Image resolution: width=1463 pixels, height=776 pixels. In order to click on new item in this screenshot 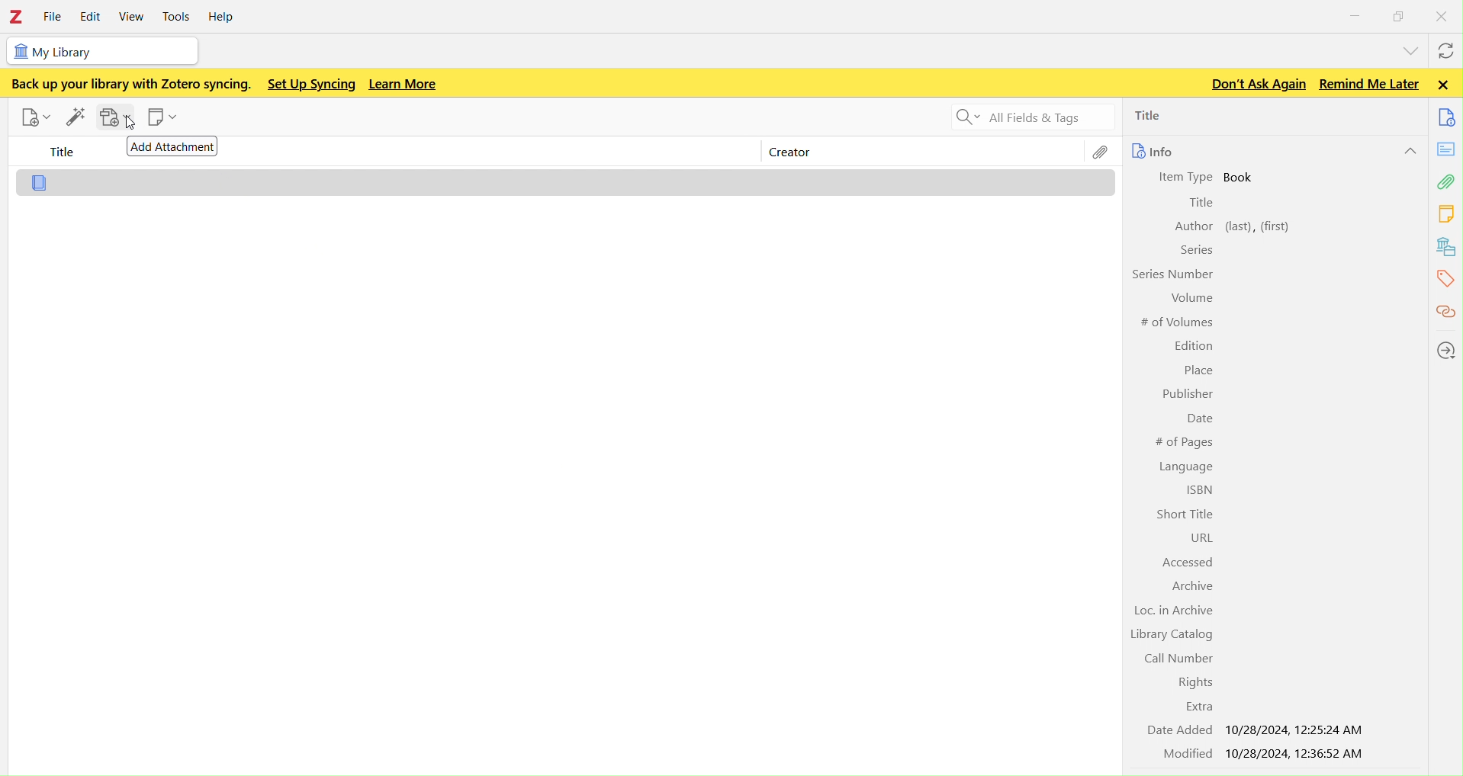, I will do `click(32, 116)`.